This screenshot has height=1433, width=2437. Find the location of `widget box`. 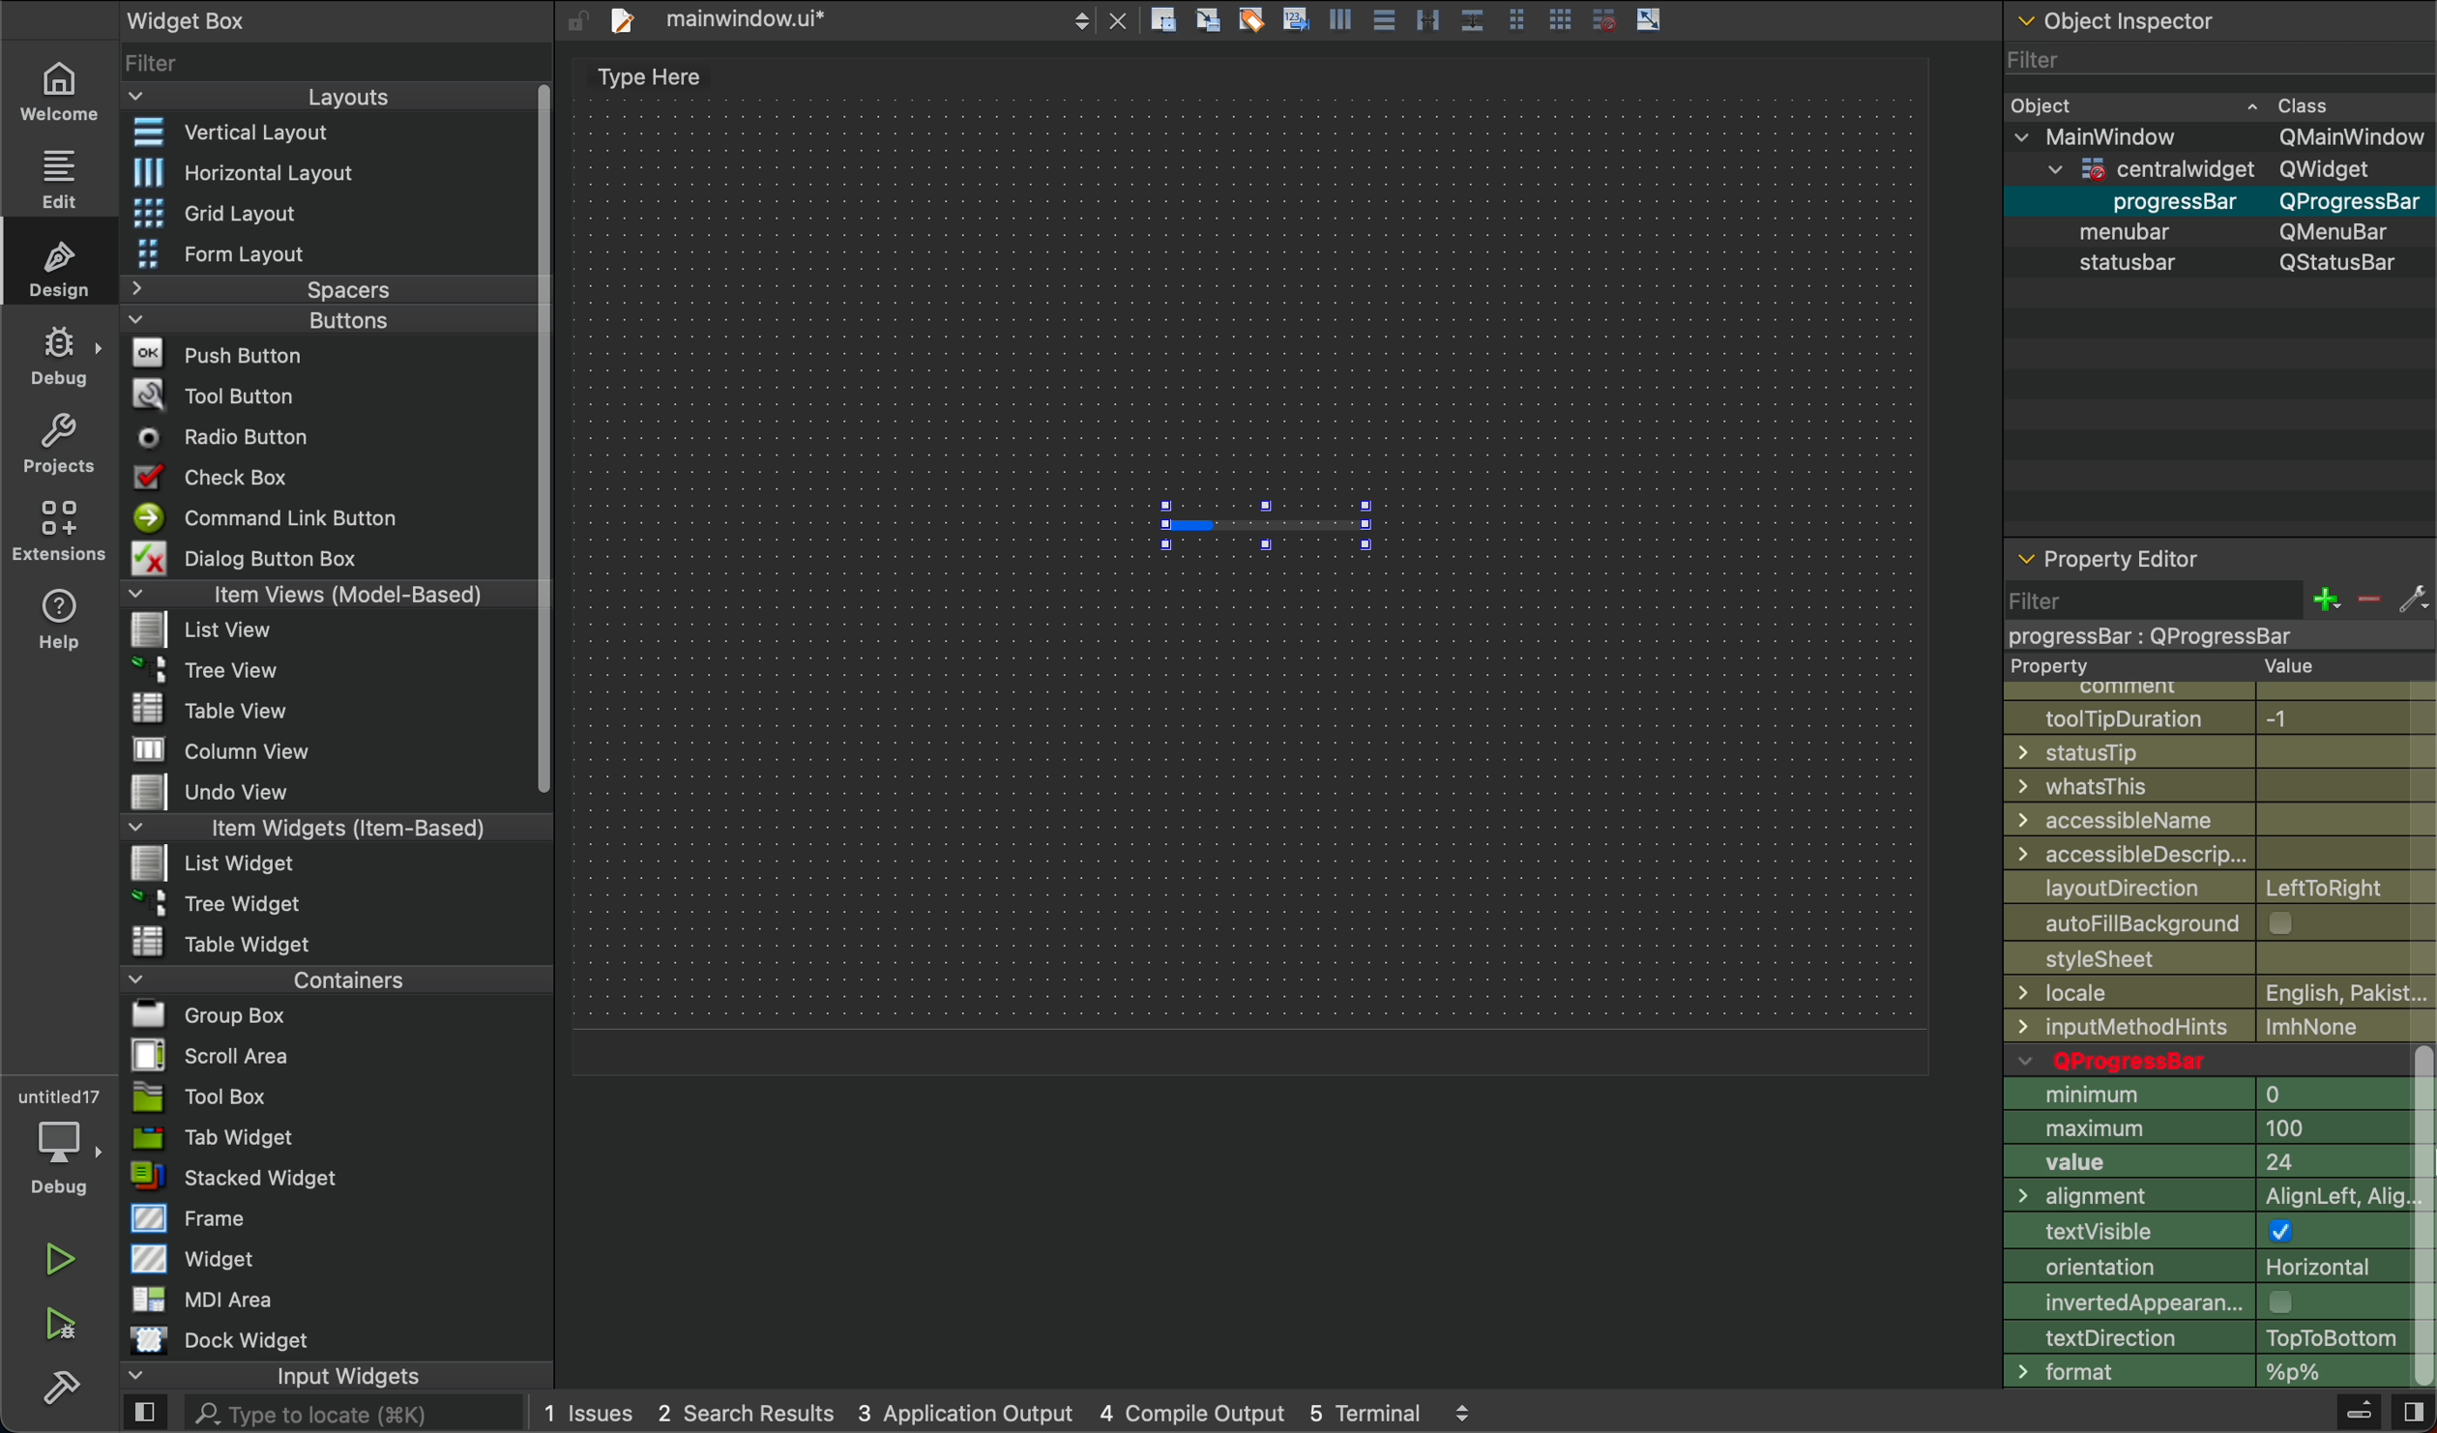

widget box is located at coordinates (245, 18).